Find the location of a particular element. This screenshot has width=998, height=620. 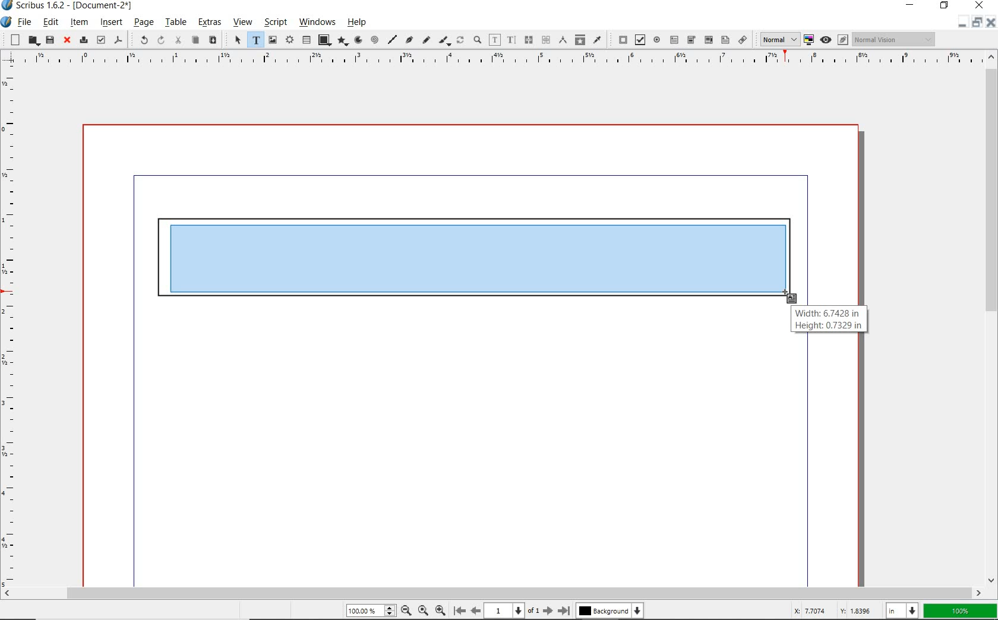

undo is located at coordinates (140, 40).